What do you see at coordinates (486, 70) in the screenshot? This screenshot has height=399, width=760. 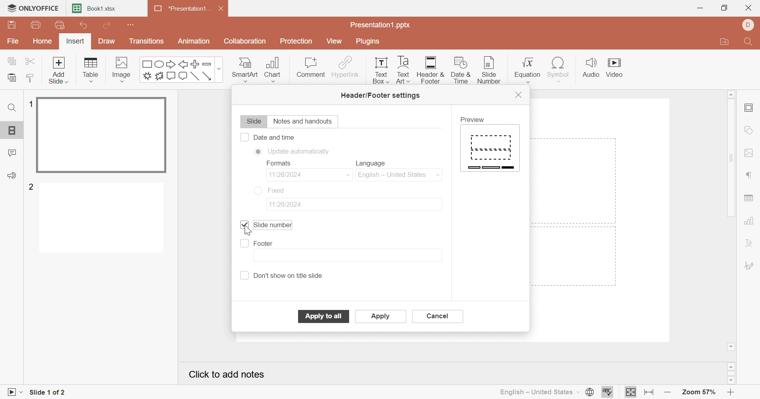 I see `Slide number` at bounding box center [486, 70].